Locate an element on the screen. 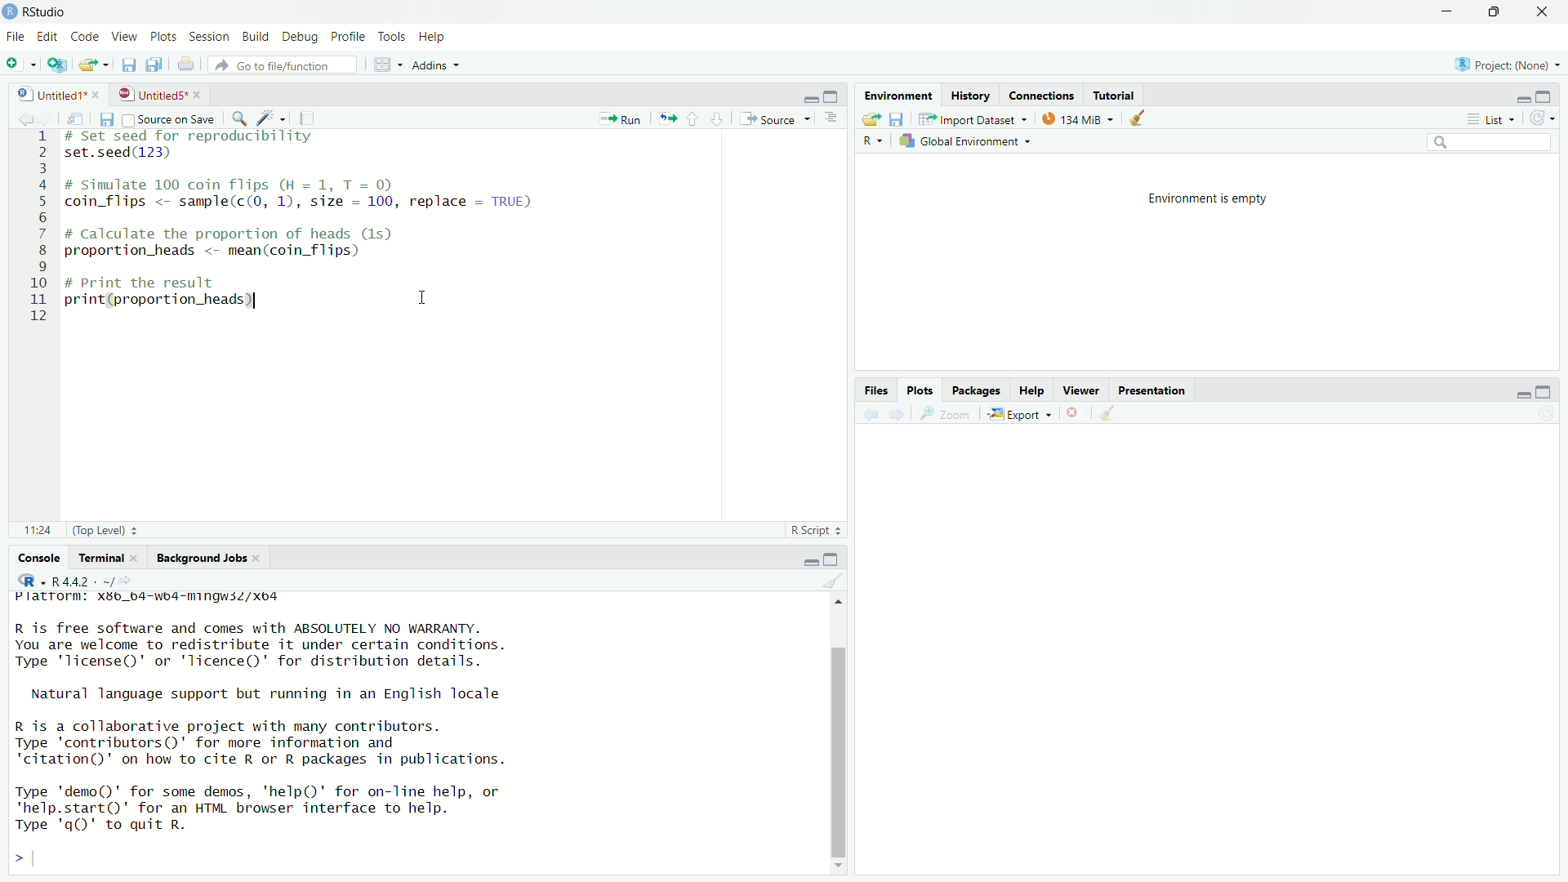  remove the current plot is located at coordinates (1074, 412).